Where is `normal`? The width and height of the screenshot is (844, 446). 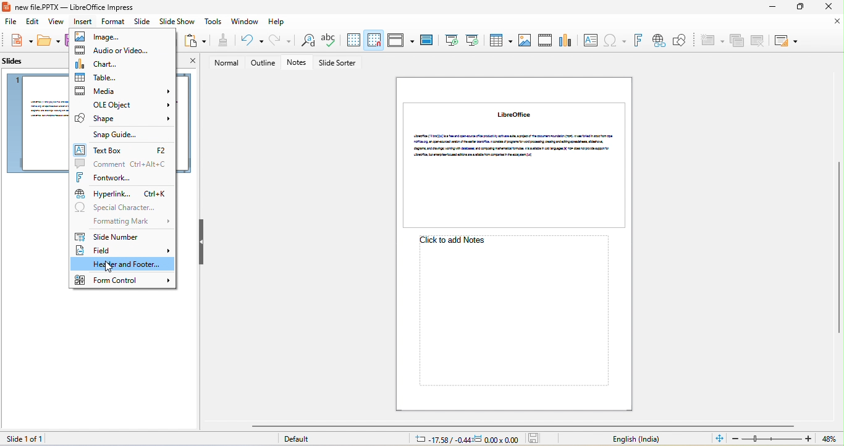
normal is located at coordinates (223, 63).